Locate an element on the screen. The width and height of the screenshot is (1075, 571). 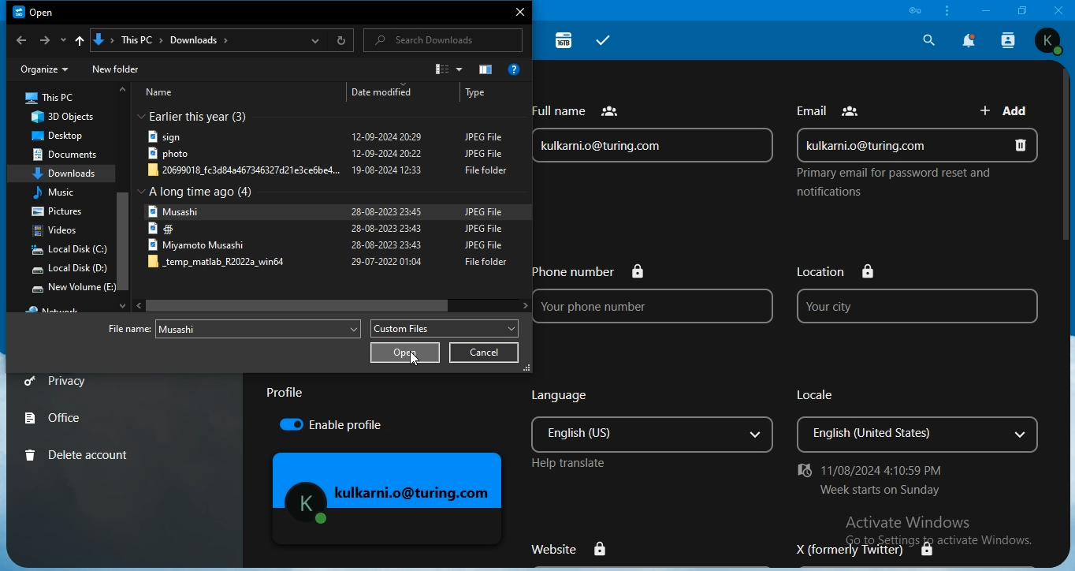
cursor is located at coordinates (411, 360).